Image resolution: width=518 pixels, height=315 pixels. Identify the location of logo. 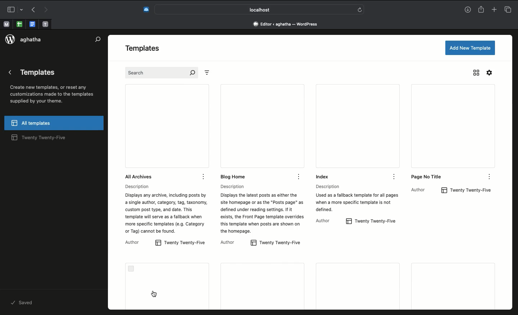
(10, 40).